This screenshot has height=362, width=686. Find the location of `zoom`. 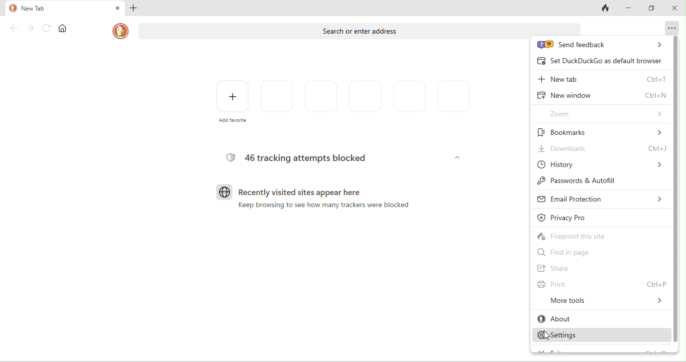

zoom is located at coordinates (601, 113).